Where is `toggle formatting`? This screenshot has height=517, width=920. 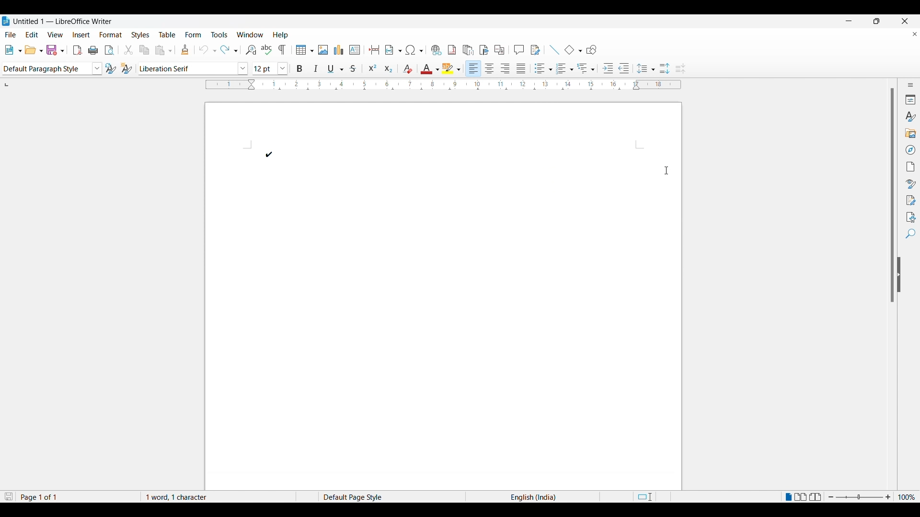 toggle formatting is located at coordinates (283, 50).